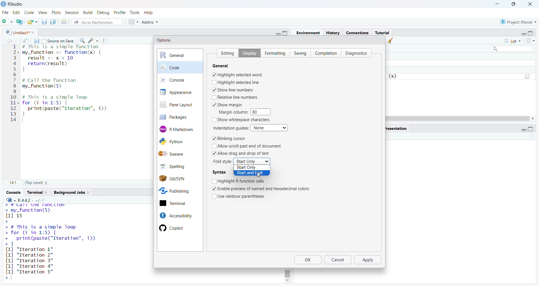  I want to click on Python, so click(178, 142).